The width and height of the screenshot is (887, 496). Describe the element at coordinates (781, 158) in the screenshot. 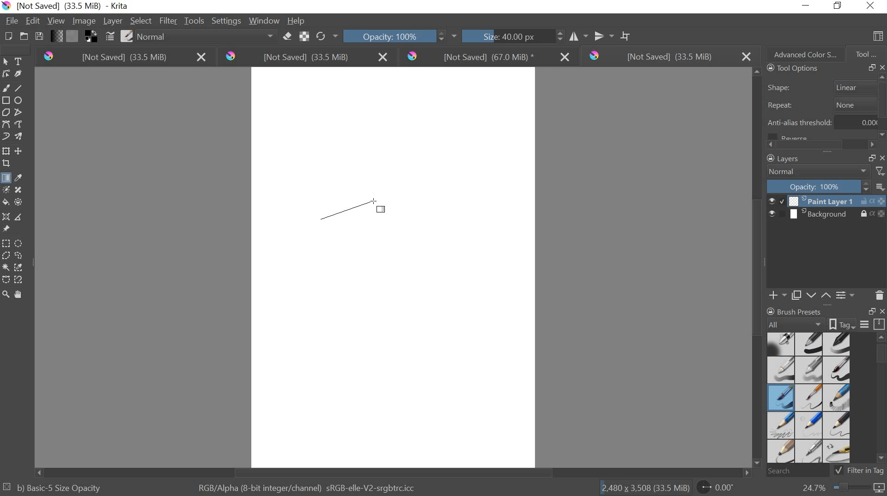

I see `LAYERS` at that location.